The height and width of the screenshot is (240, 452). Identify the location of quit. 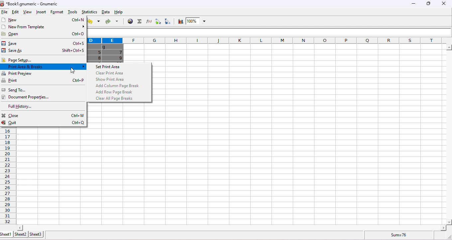
(44, 123).